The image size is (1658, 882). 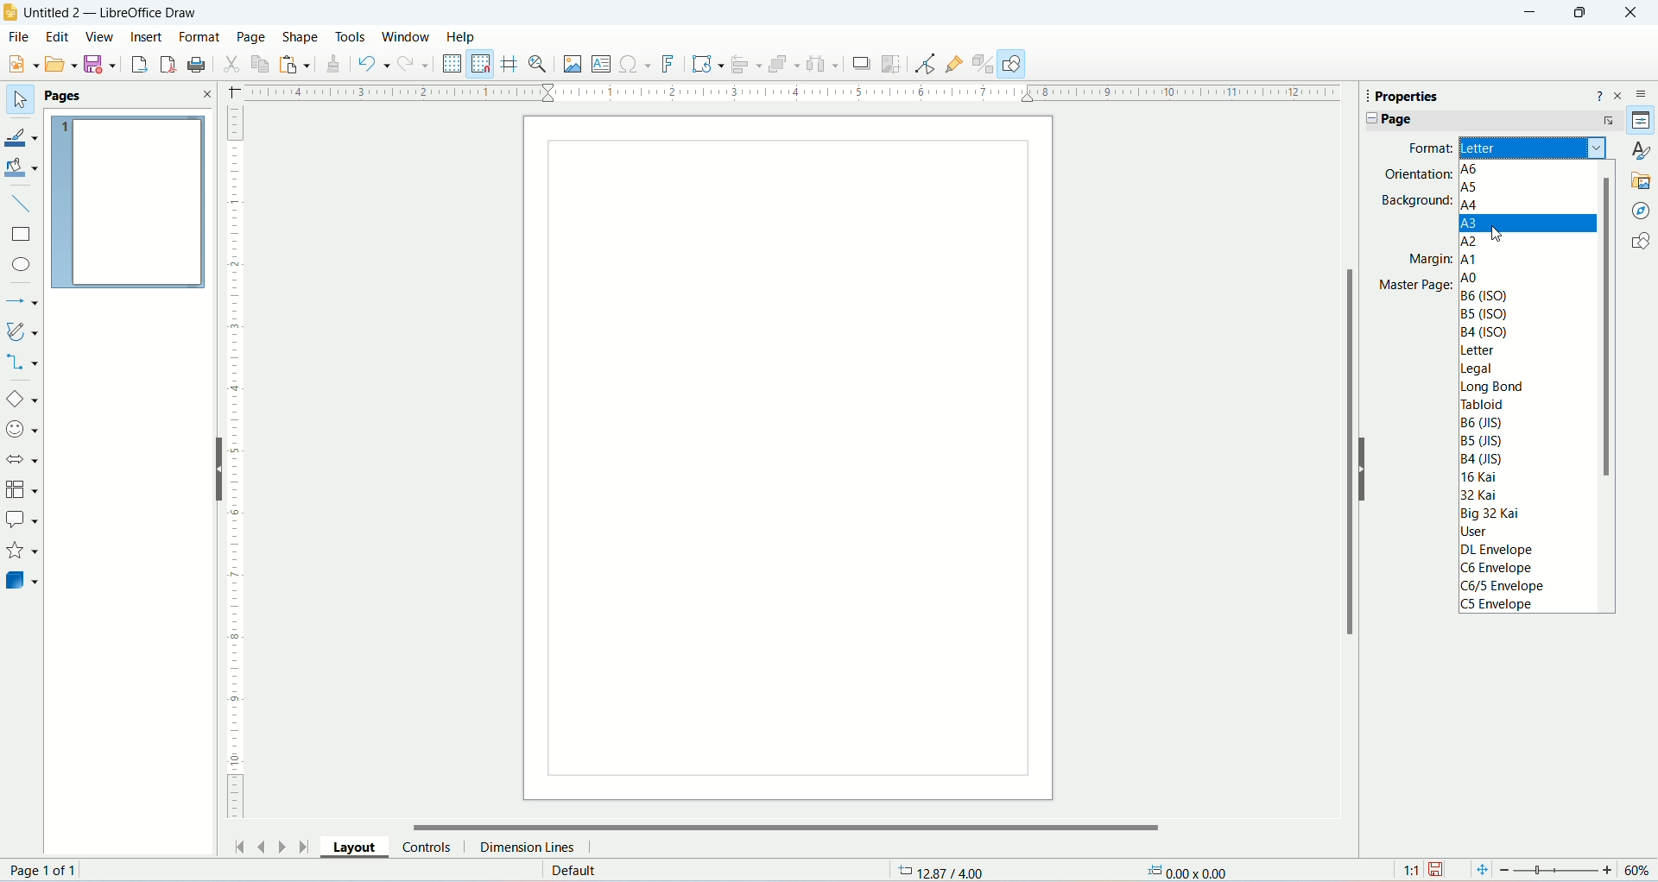 I want to click on horizontal ruler, so click(x=788, y=95).